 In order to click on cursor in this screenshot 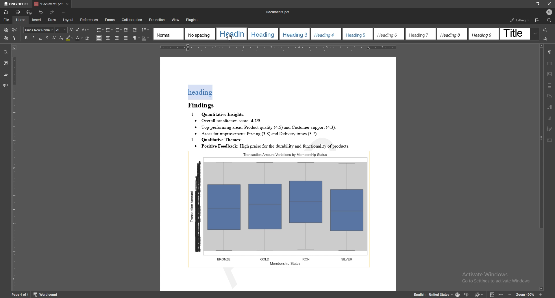, I will do `click(230, 38)`.